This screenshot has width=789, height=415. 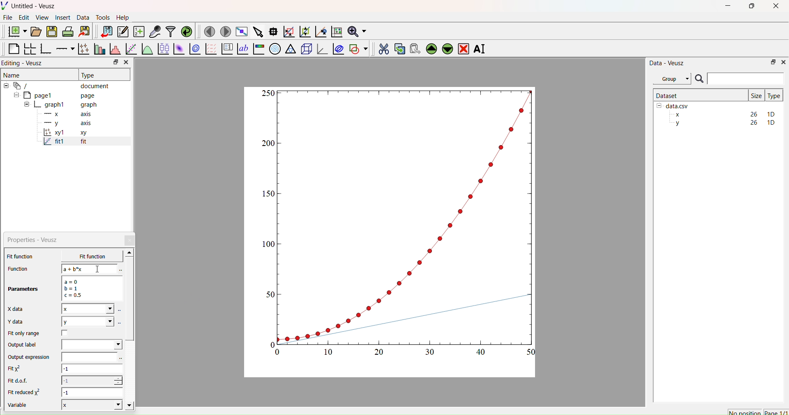 I want to click on Plot box plots, so click(x=163, y=49).